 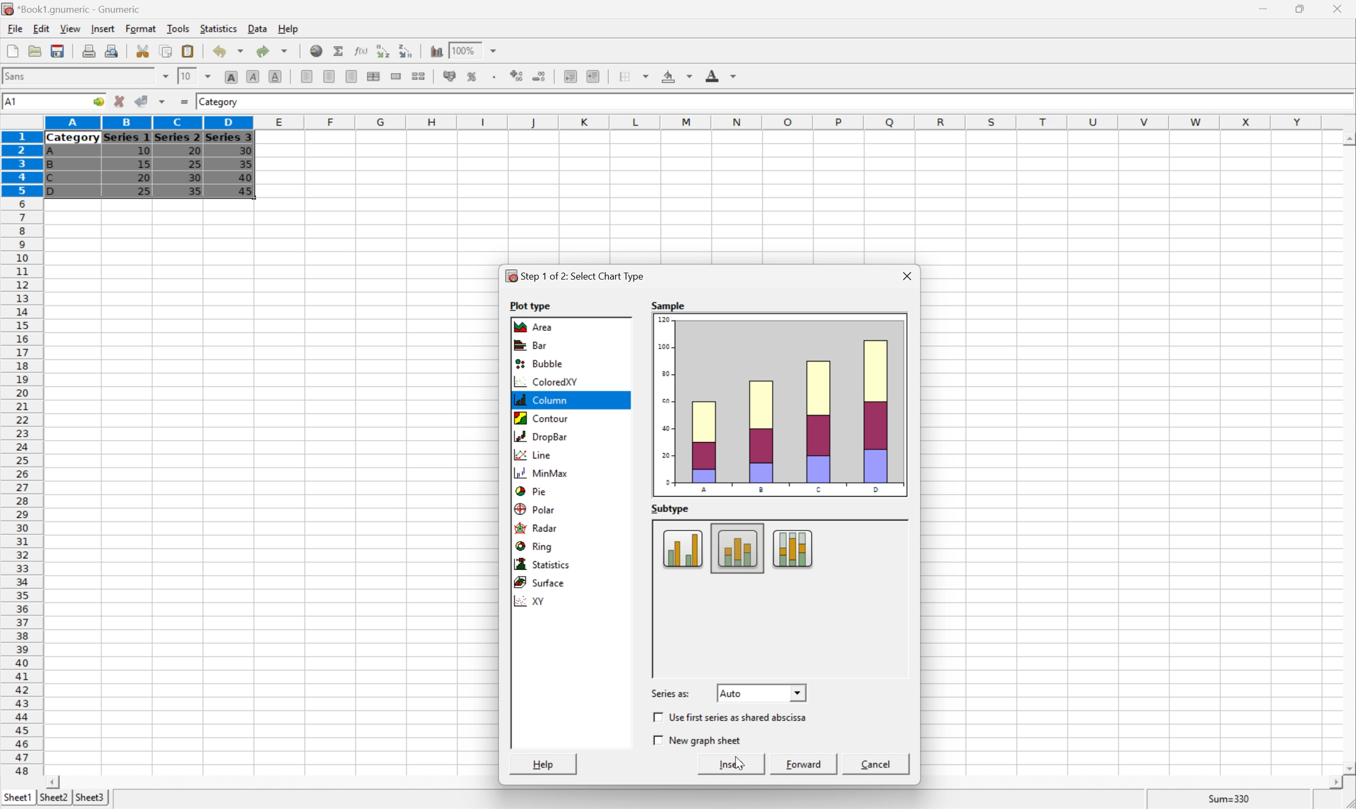 What do you see at coordinates (544, 382) in the screenshot?
I see `ColoredXY` at bounding box center [544, 382].